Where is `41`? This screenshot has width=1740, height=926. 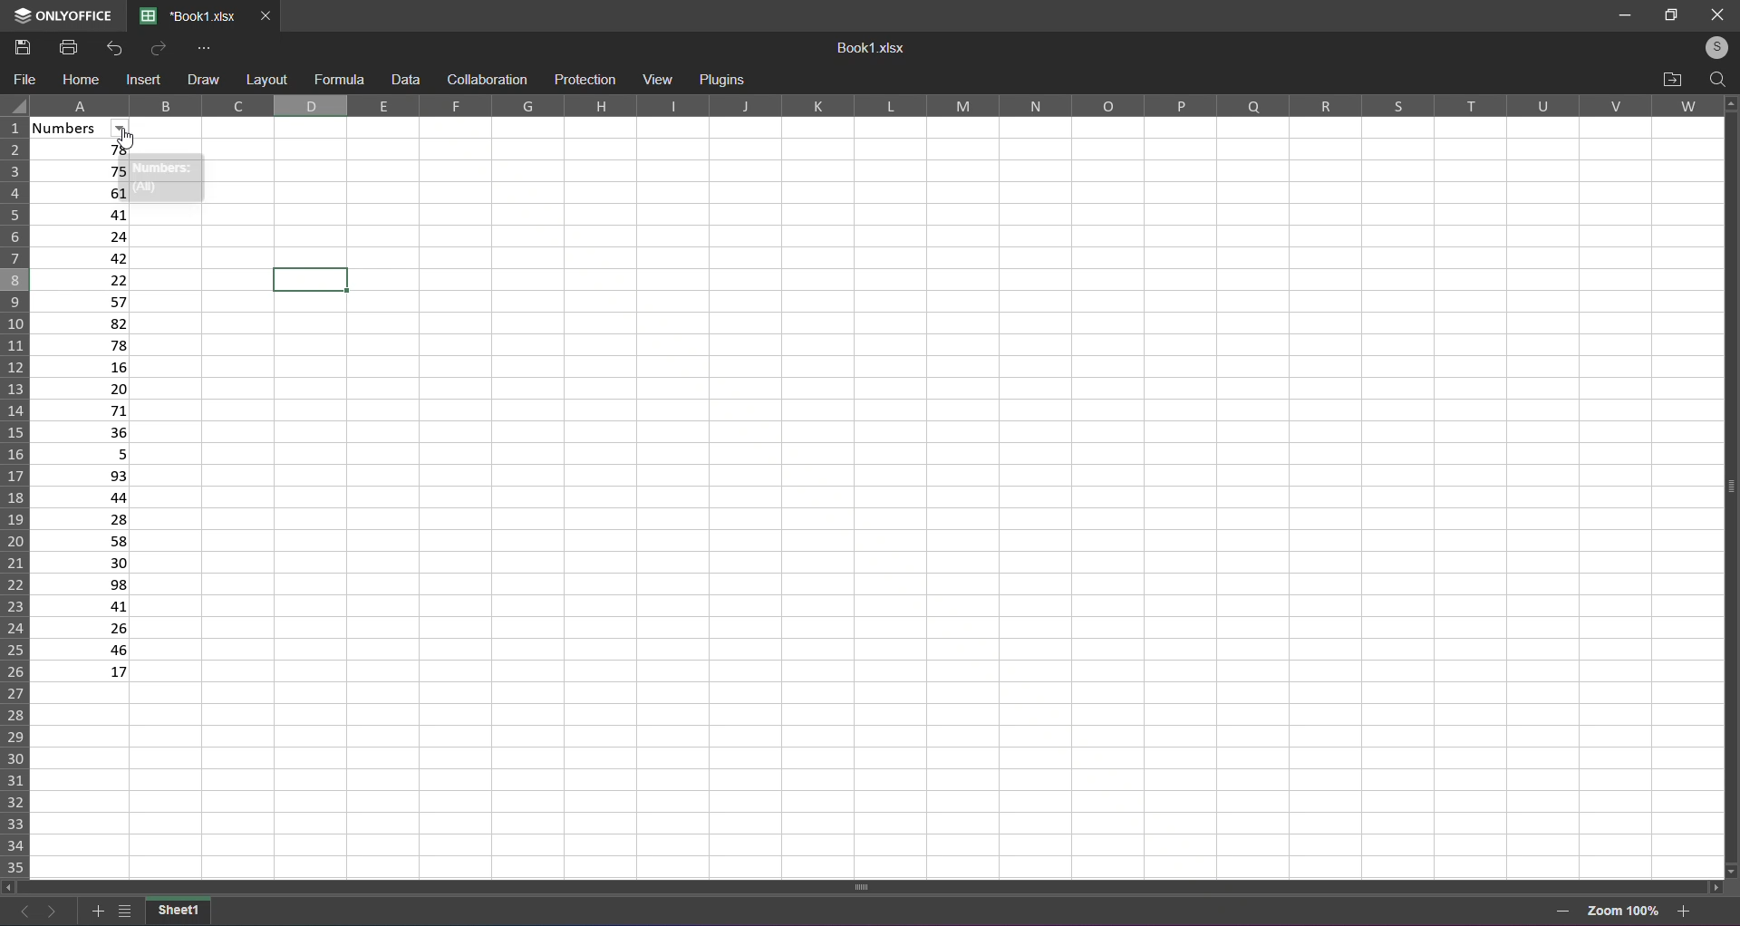 41 is located at coordinates (81, 605).